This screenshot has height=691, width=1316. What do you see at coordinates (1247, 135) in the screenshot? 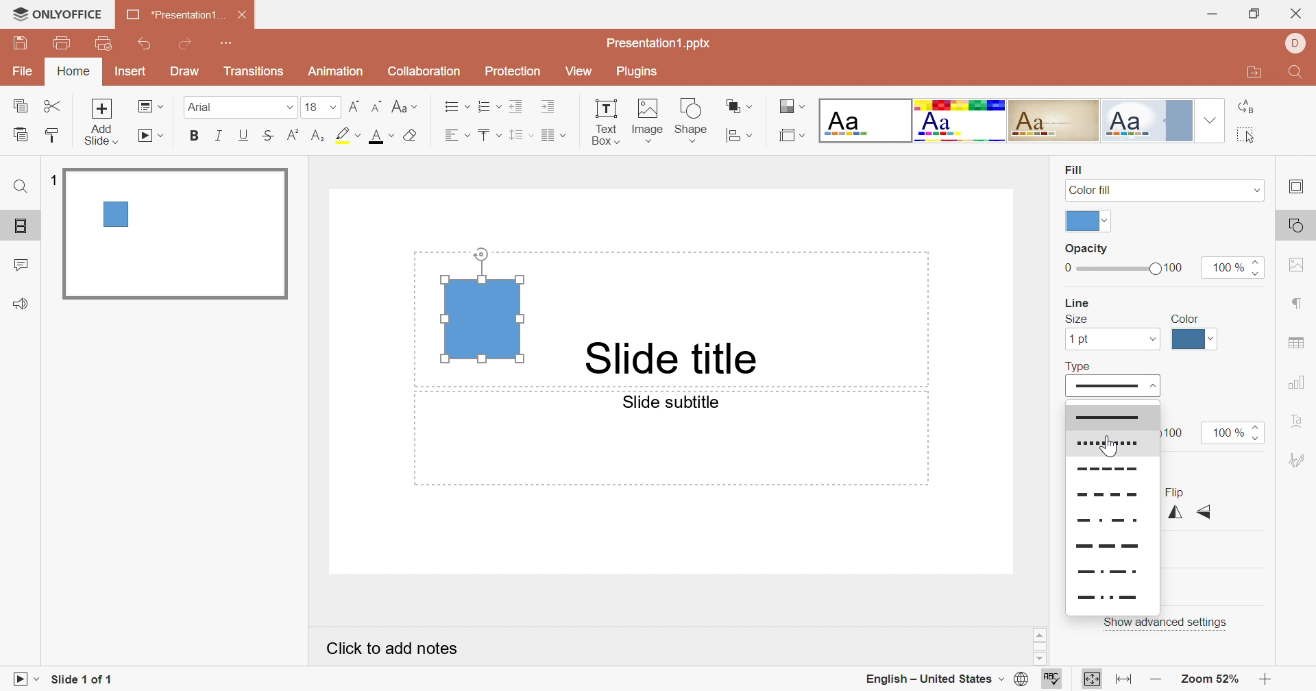
I see `Select All` at bounding box center [1247, 135].